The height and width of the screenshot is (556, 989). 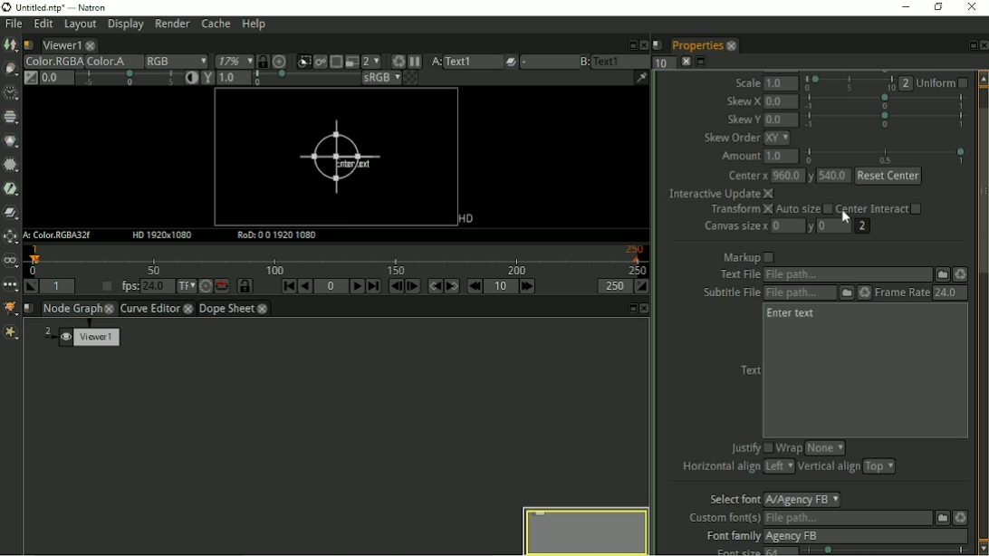 I want to click on Transform, so click(x=739, y=211).